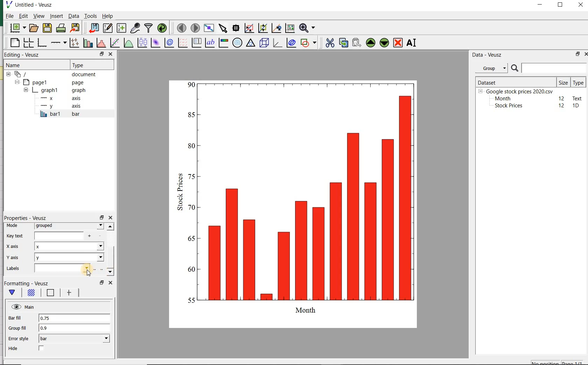 This screenshot has height=365, width=588. Describe the element at coordinates (23, 16) in the screenshot. I see `Edit` at that location.